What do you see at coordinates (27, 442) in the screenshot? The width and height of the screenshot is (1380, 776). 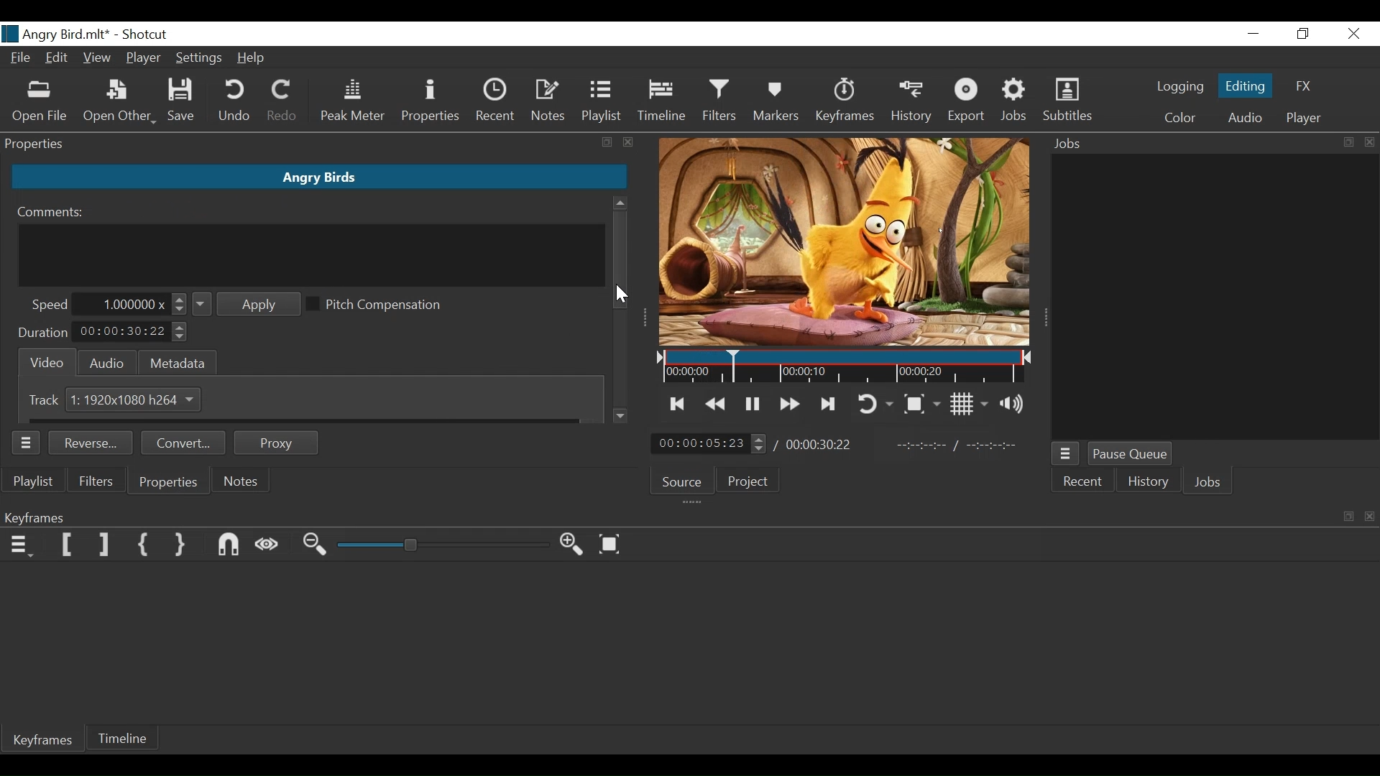 I see `Properties Panel` at bounding box center [27, 442].